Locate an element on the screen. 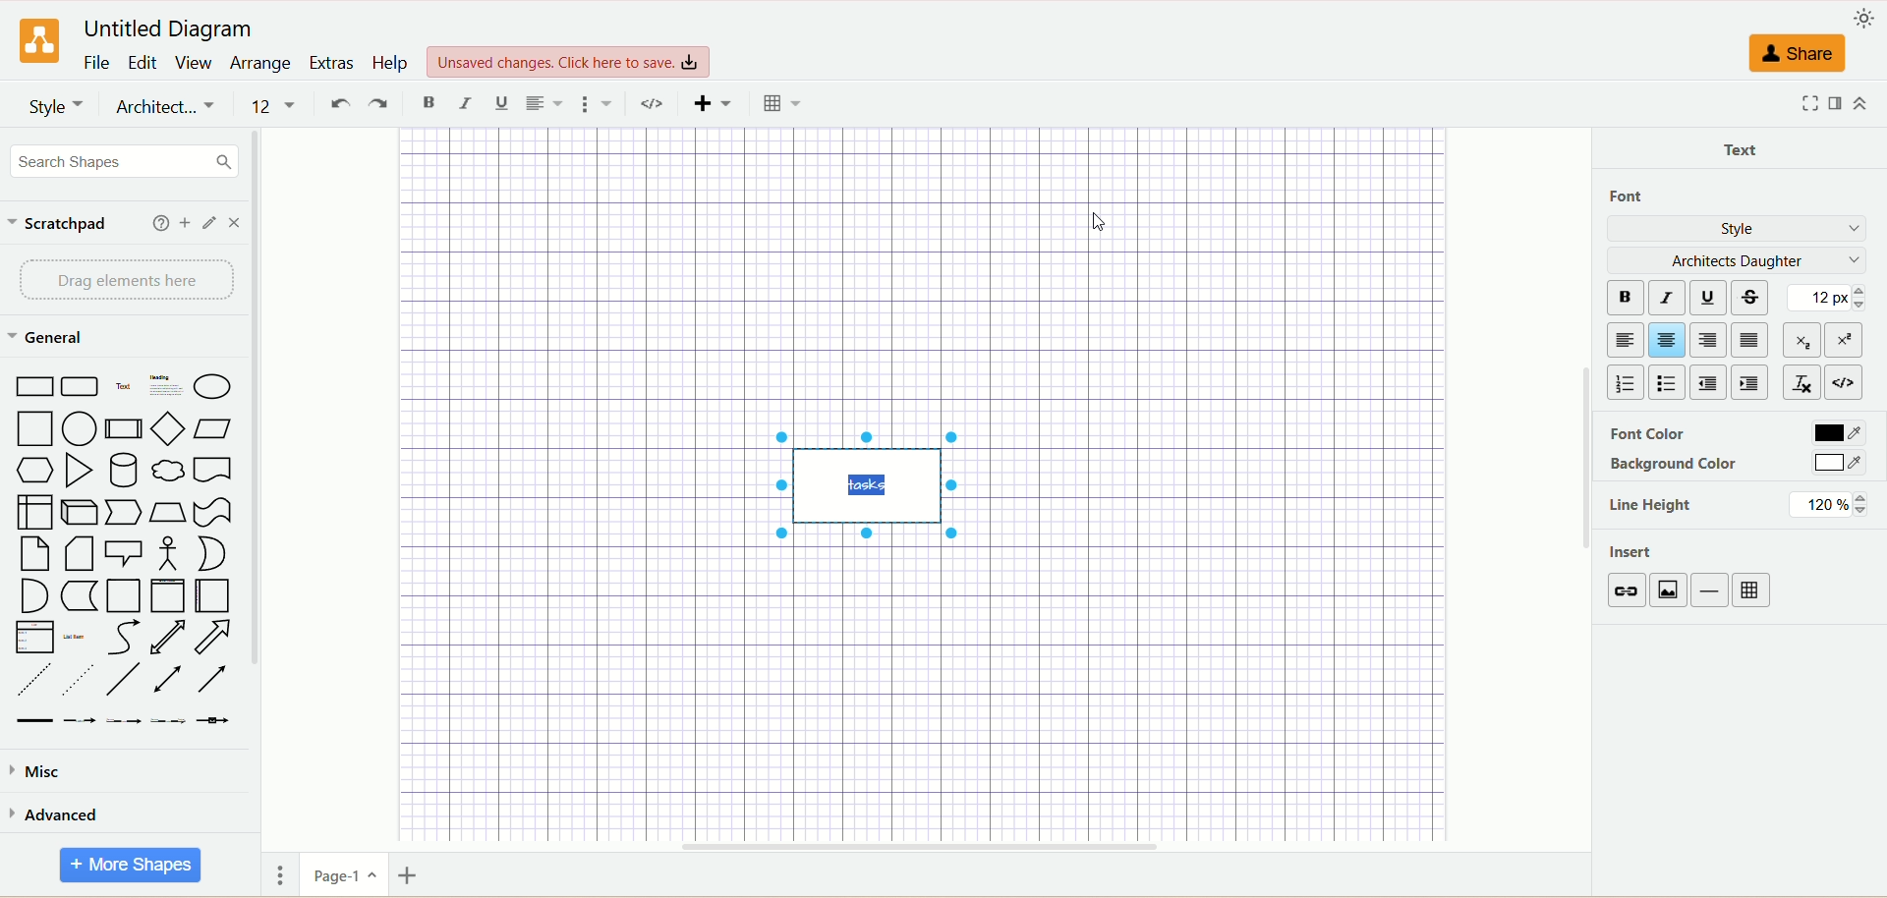  Speech Bubble is located at coordinates (124, 555).